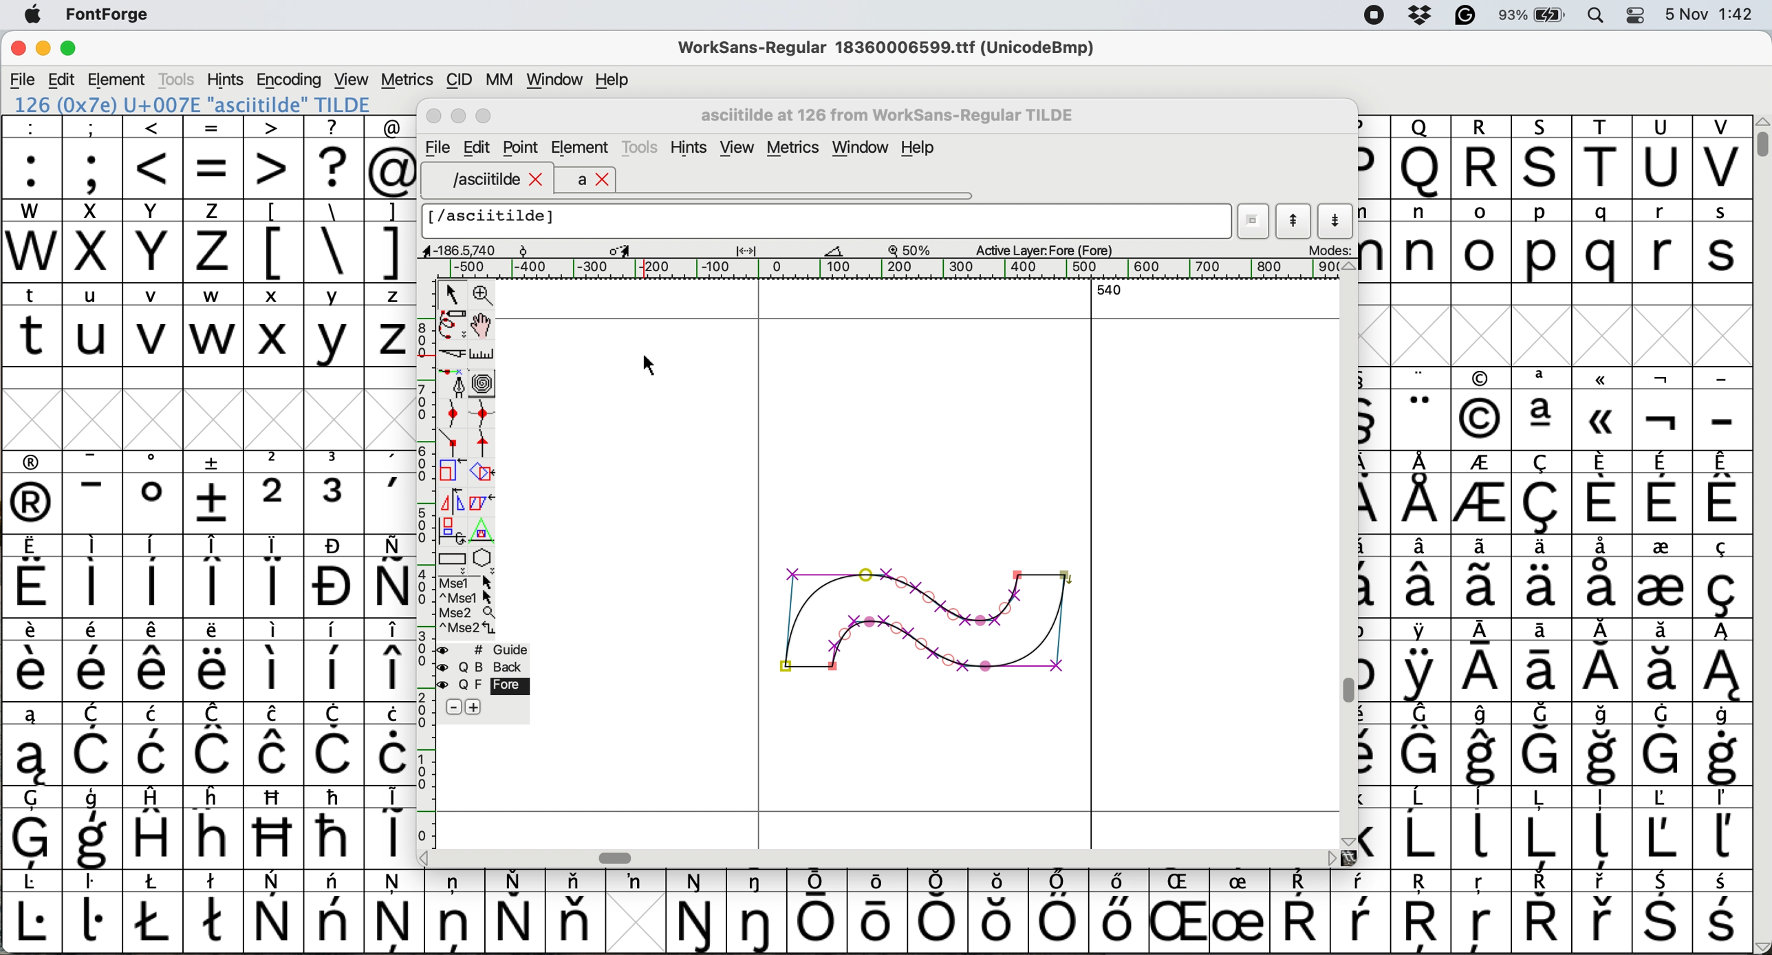 Image resolution: width=1772 pixels, height=955 pixels. I want to click on Horizontal scroll bar, so click(618, 859).